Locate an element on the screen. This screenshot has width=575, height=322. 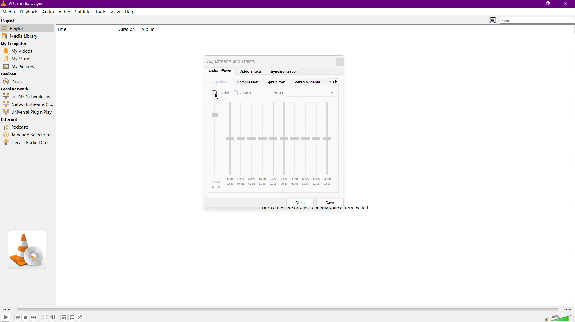
Internet is located at coordinates (13, 119).